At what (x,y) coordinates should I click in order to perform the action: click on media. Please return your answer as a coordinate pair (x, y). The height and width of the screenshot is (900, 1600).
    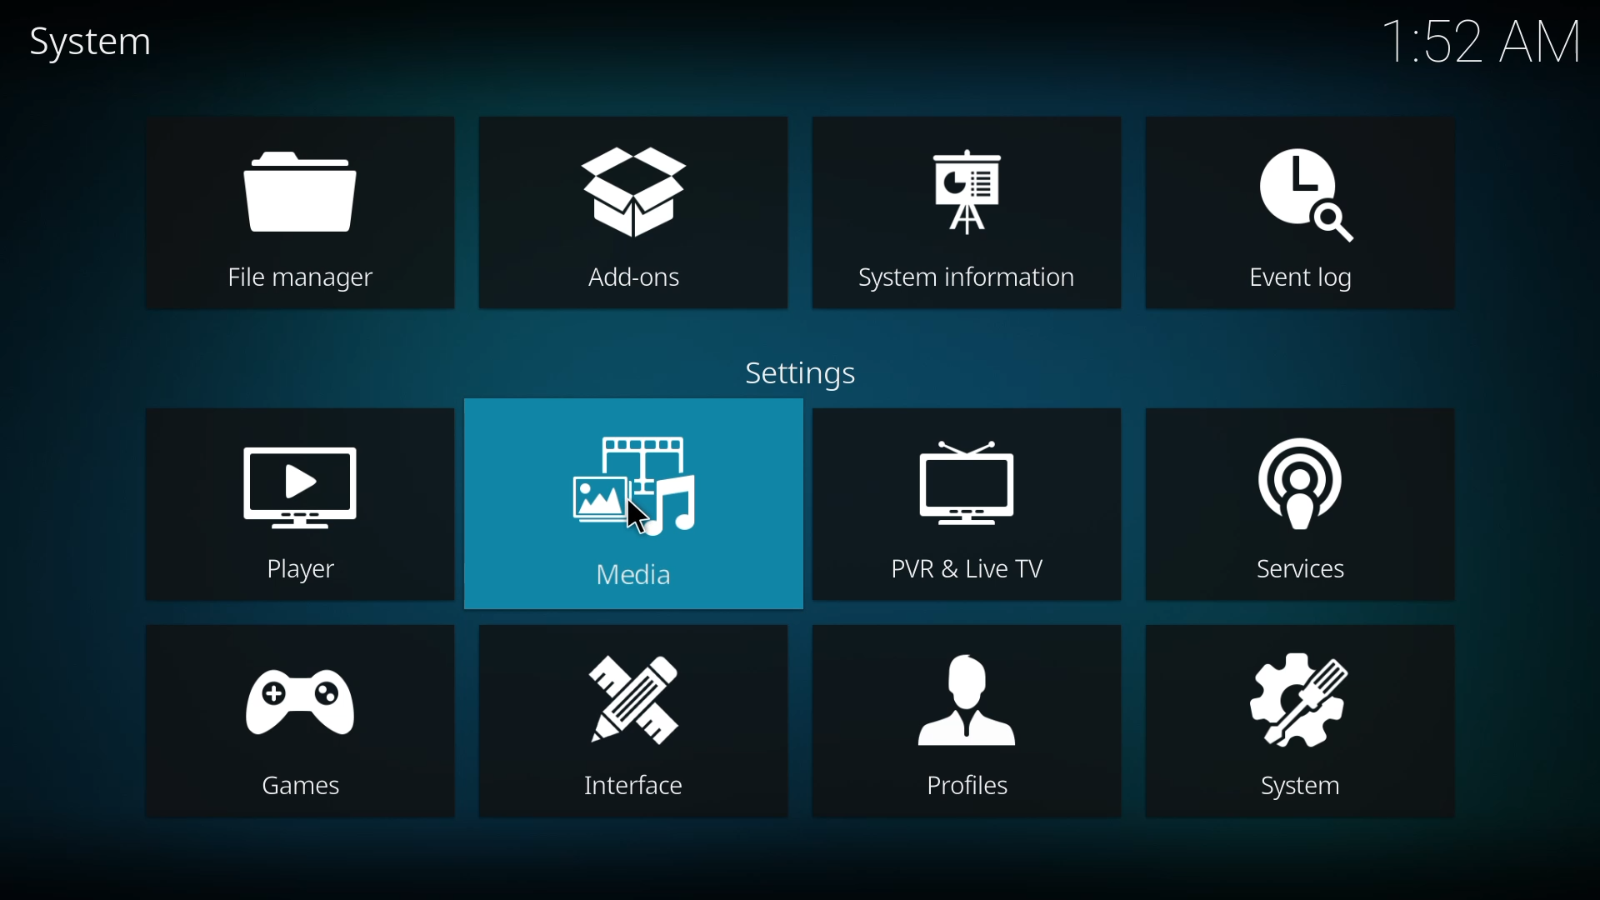
    Looking at the image, I should click on (637, 501).